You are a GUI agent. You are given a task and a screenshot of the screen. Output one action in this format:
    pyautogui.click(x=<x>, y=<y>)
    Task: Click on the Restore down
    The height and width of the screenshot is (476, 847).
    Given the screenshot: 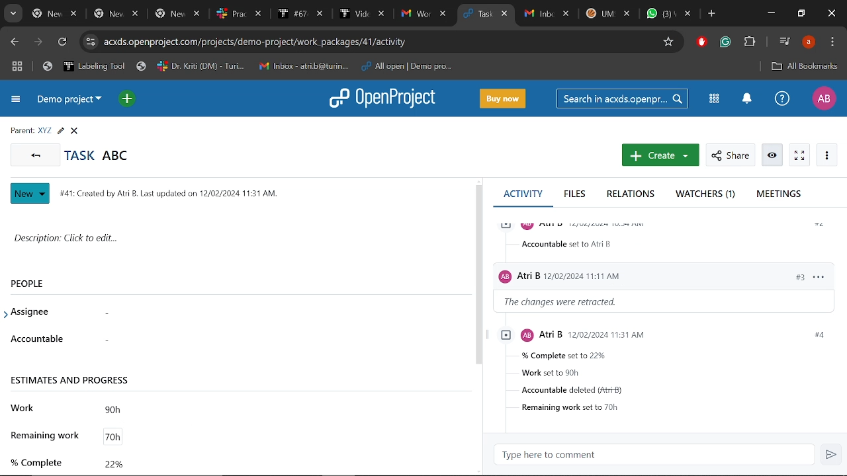 What is the action you would take?
    pyautogui.click(x=802, y=15)
    